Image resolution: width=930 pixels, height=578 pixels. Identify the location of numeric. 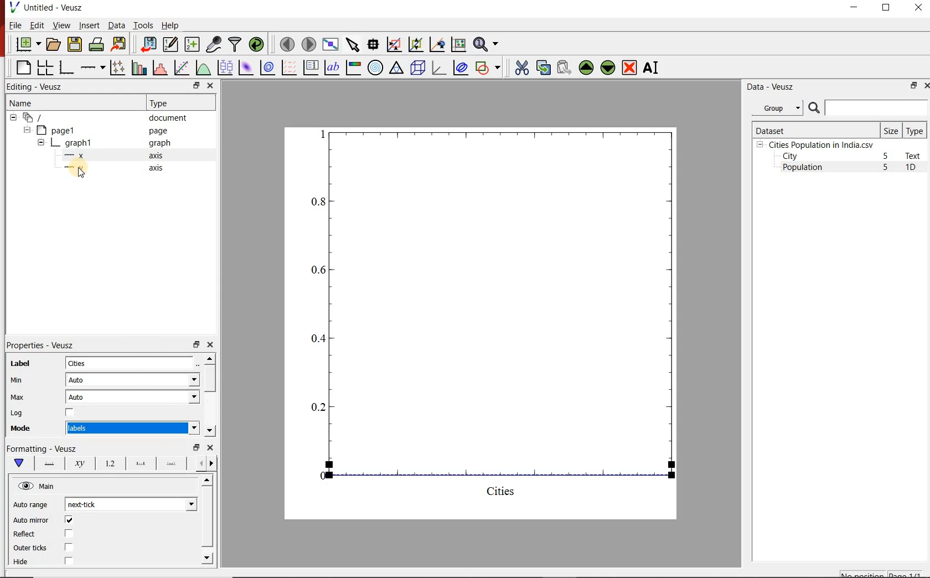
(132, 428).